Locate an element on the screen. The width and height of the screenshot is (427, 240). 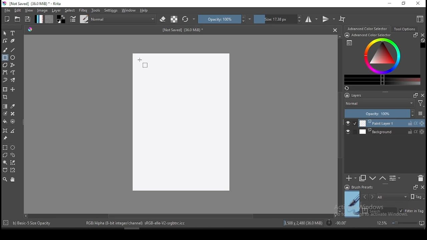
icon and file name is located at coordinates (33, 4).